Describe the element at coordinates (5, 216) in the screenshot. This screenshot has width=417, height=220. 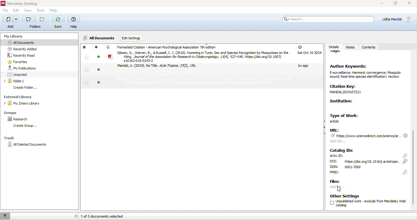
I see `filter` at that location.